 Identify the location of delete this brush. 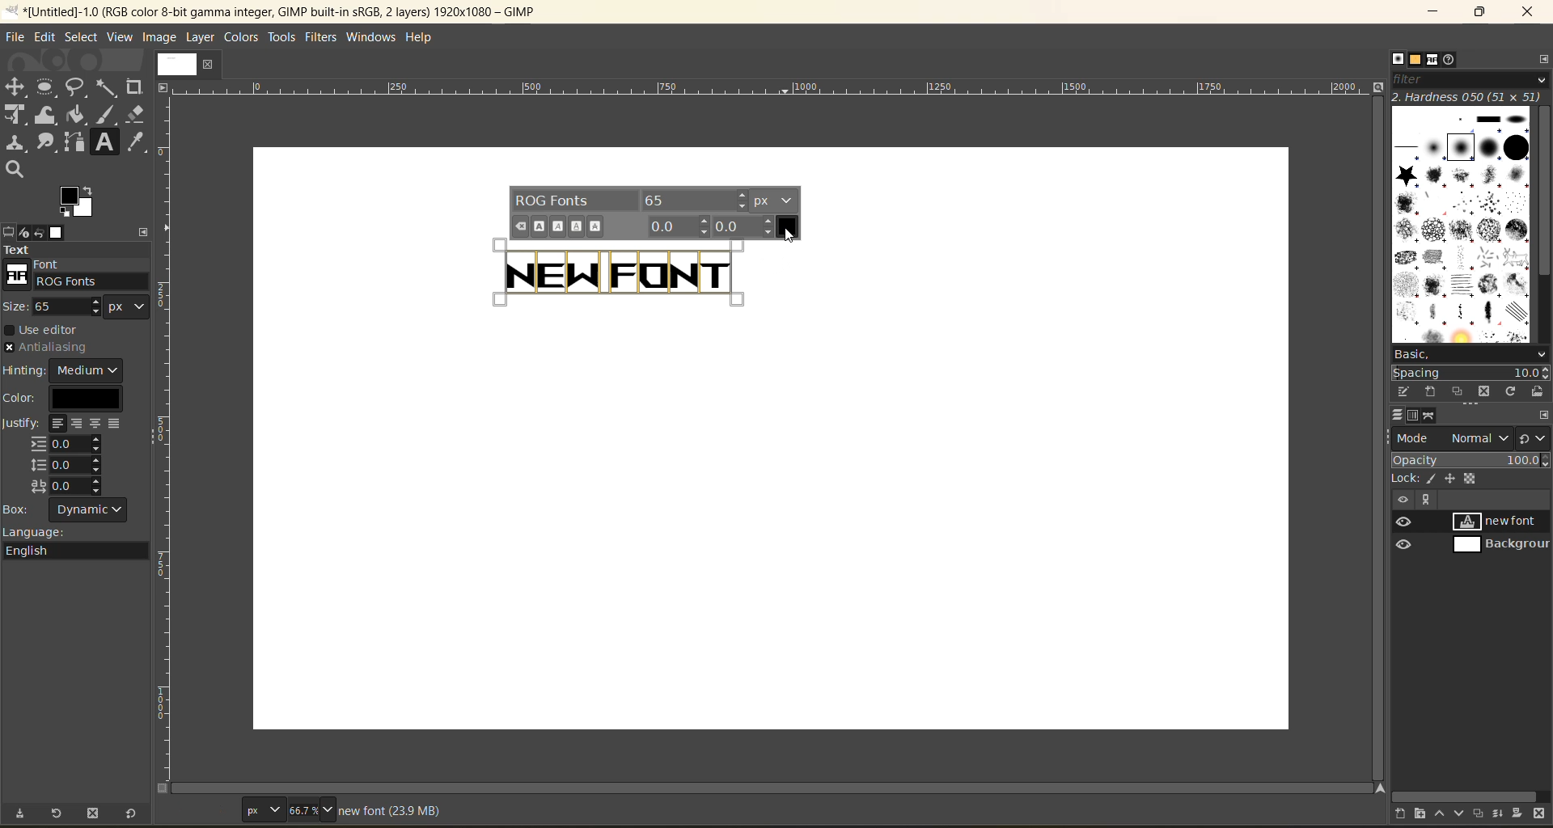
(1487, 389).